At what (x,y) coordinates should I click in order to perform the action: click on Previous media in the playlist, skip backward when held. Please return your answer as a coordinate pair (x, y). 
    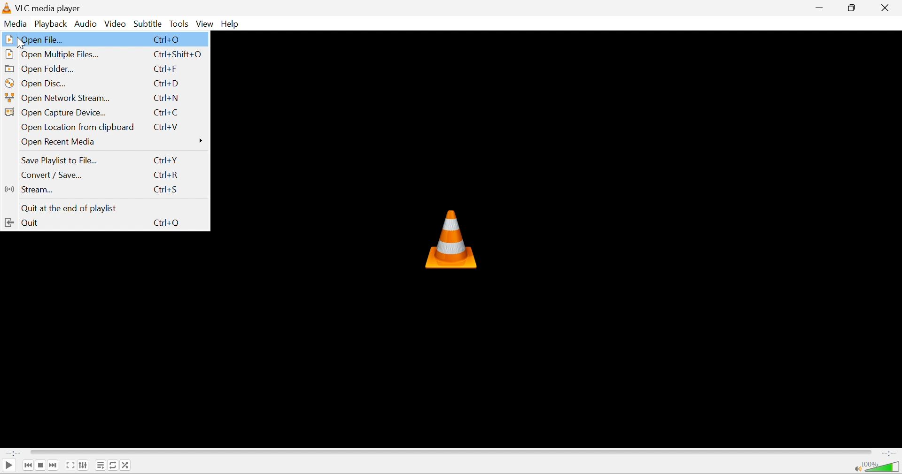
    Looking at the image, I should click on (27, 466).